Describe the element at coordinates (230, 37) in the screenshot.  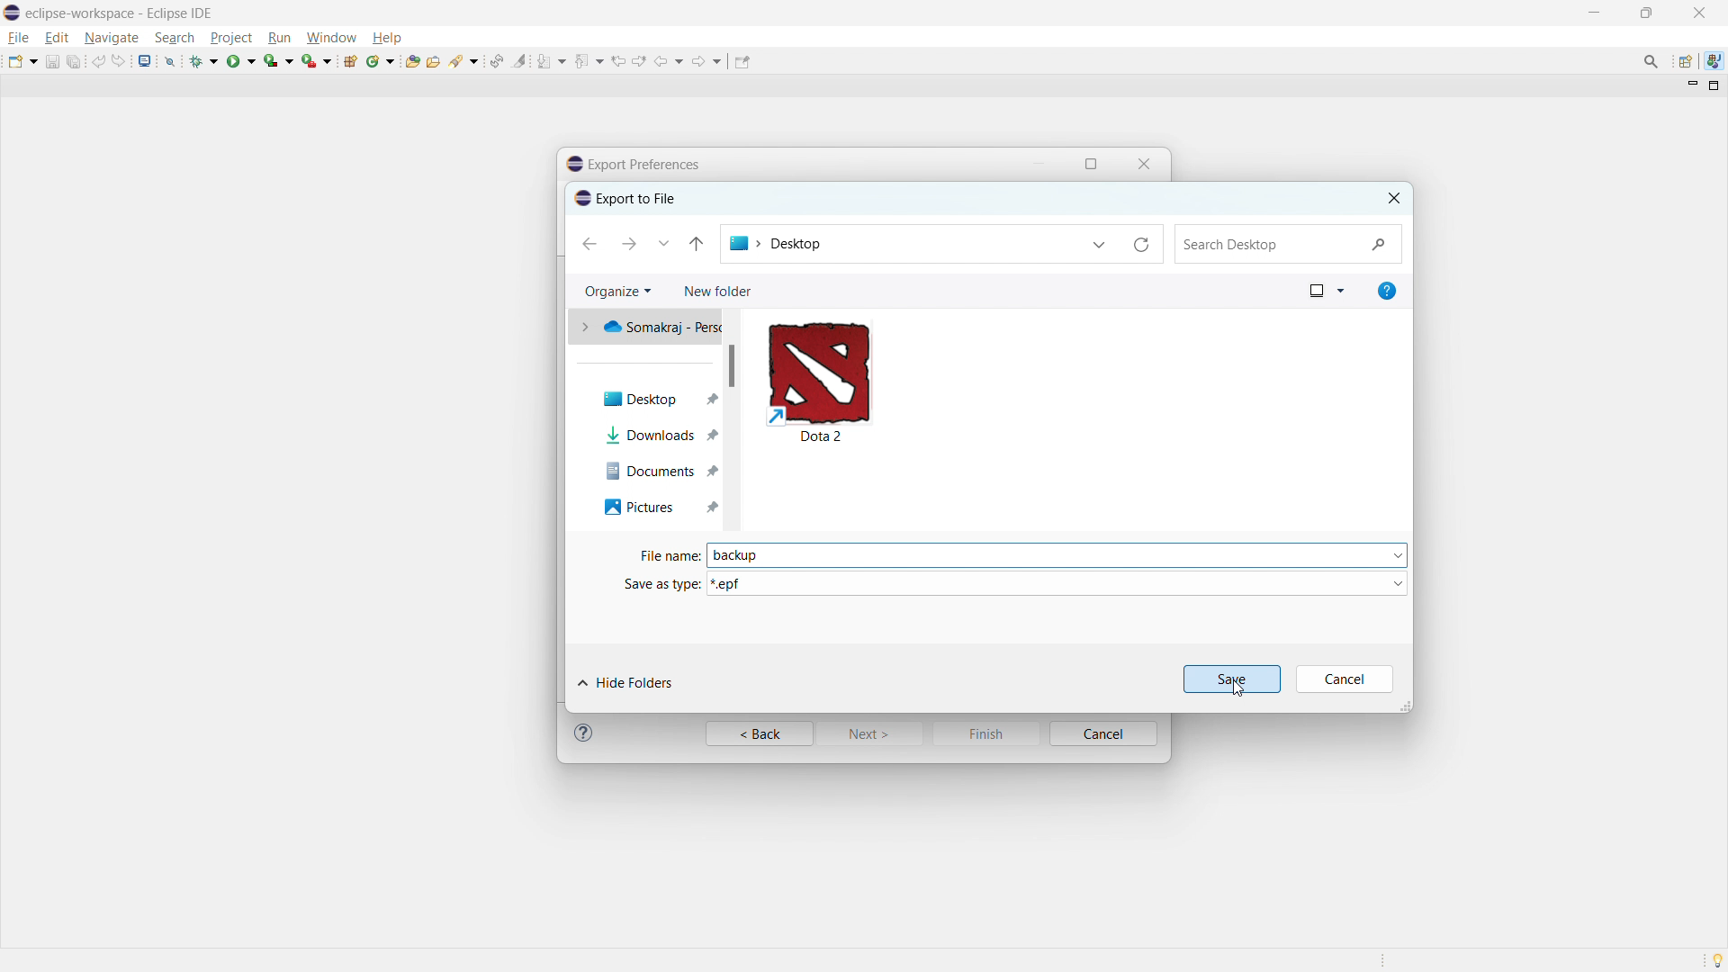
I see `project` at that location.